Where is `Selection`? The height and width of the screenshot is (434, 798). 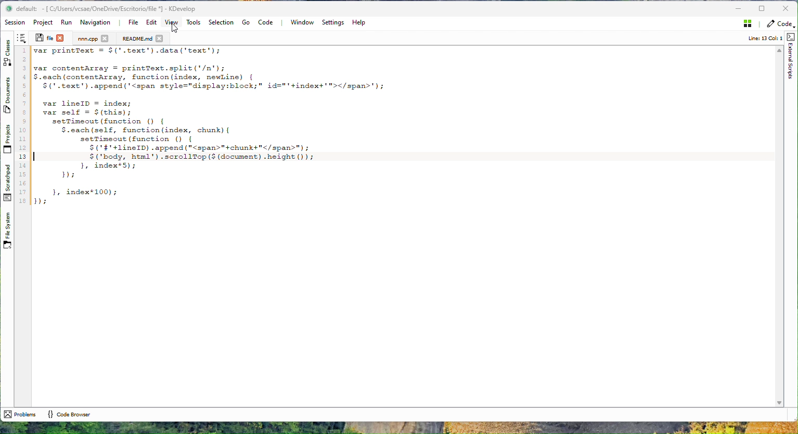 Selection is located at coordinates (221, 22).